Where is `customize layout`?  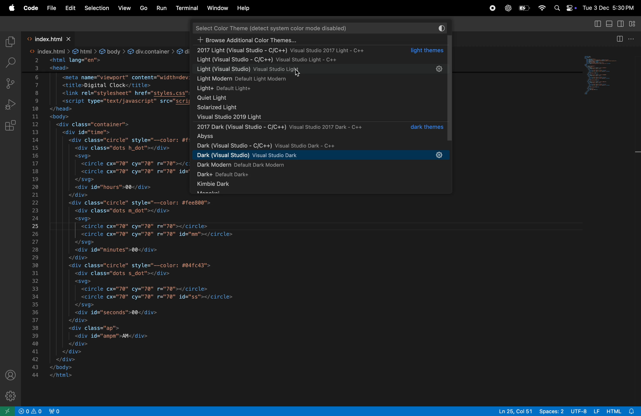
customize layout is located at coordinates (635, 24).